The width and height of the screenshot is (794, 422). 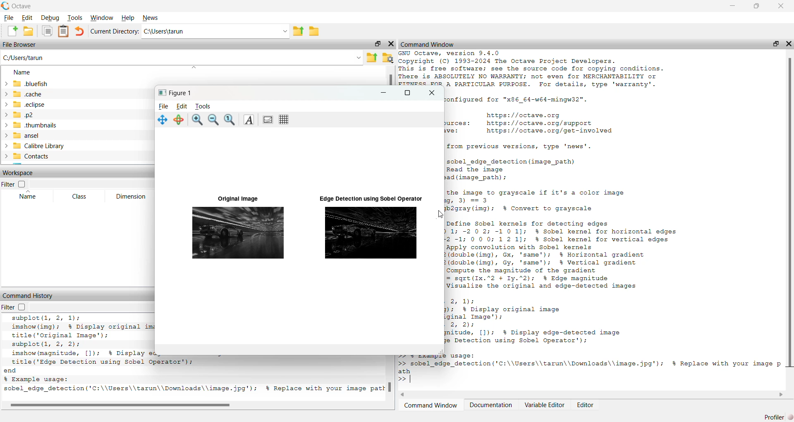 I want to click on checkbox, so click(x=24, y=184).